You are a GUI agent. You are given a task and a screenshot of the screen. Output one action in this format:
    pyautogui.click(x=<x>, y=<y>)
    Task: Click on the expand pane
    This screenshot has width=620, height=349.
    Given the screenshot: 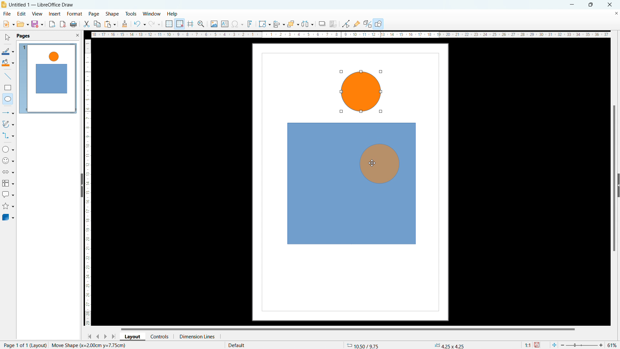 What is the action you would take?
    pyautogui.click(x=618, y=185)
    